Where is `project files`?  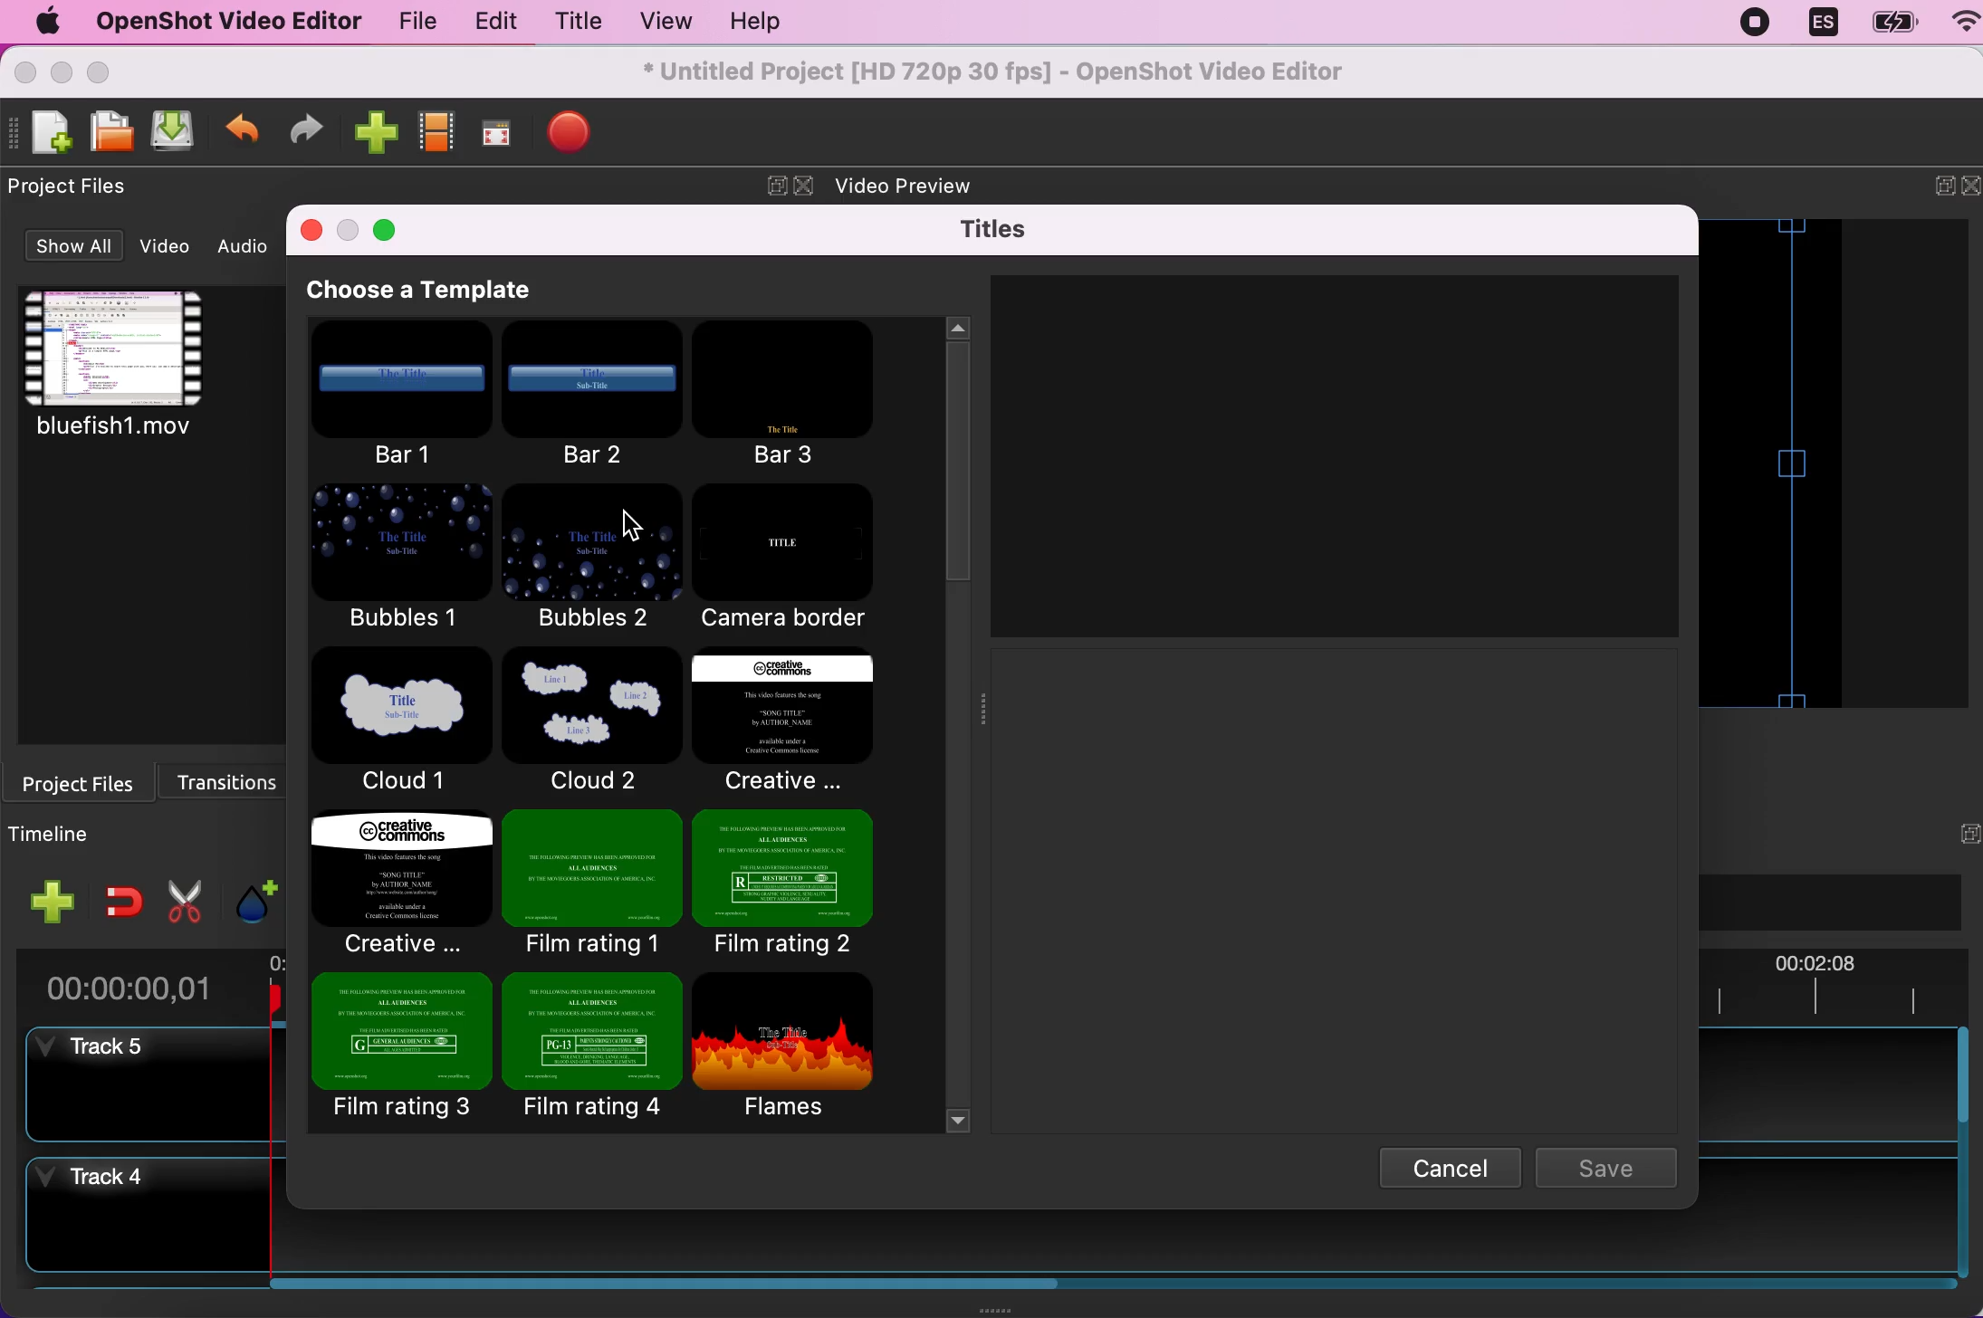 project files is located at coordinates (80, 187).